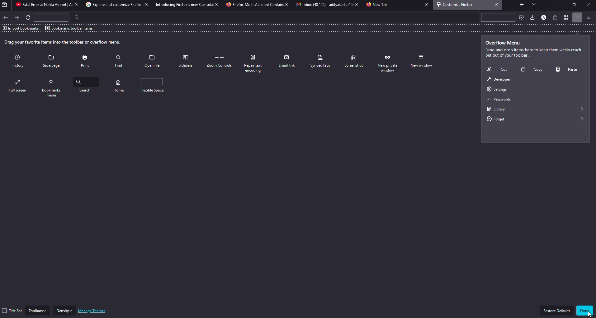 Image resolution: width=596 pixels, height=318 pixels. Describe the element at coordinates (495, 90) in the screenshot. I see `settings` at that location.